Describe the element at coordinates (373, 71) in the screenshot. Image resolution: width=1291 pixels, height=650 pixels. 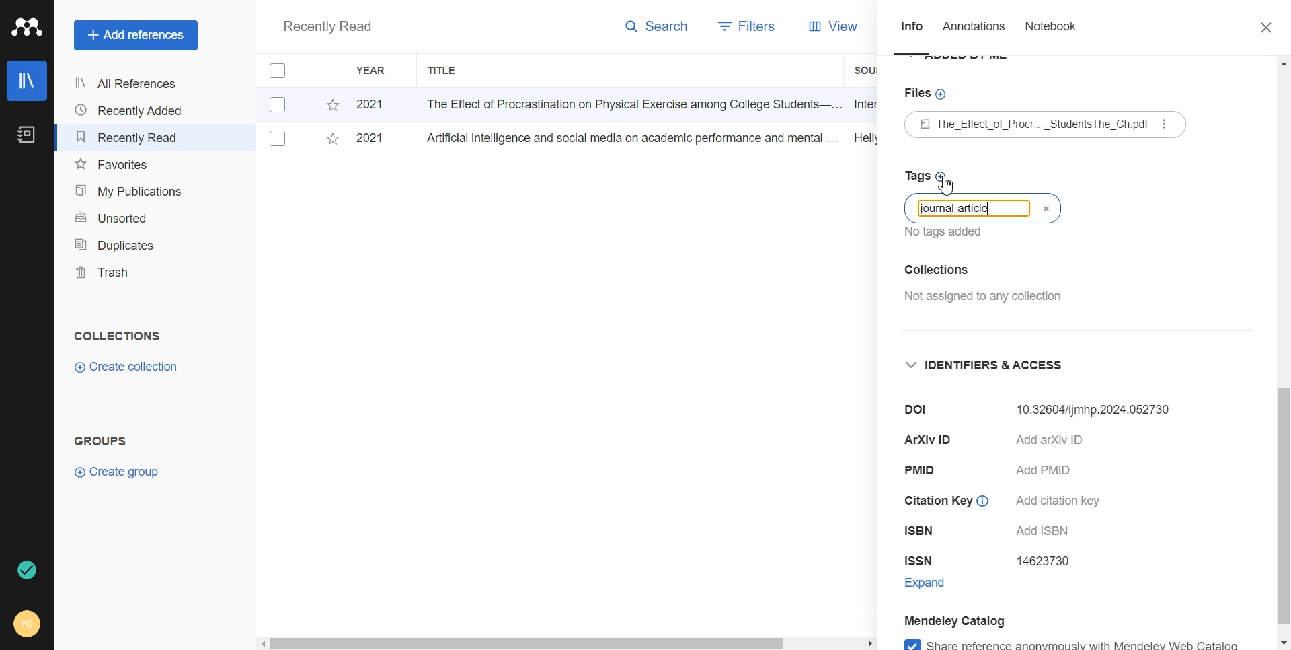
I see `Year` at that location.